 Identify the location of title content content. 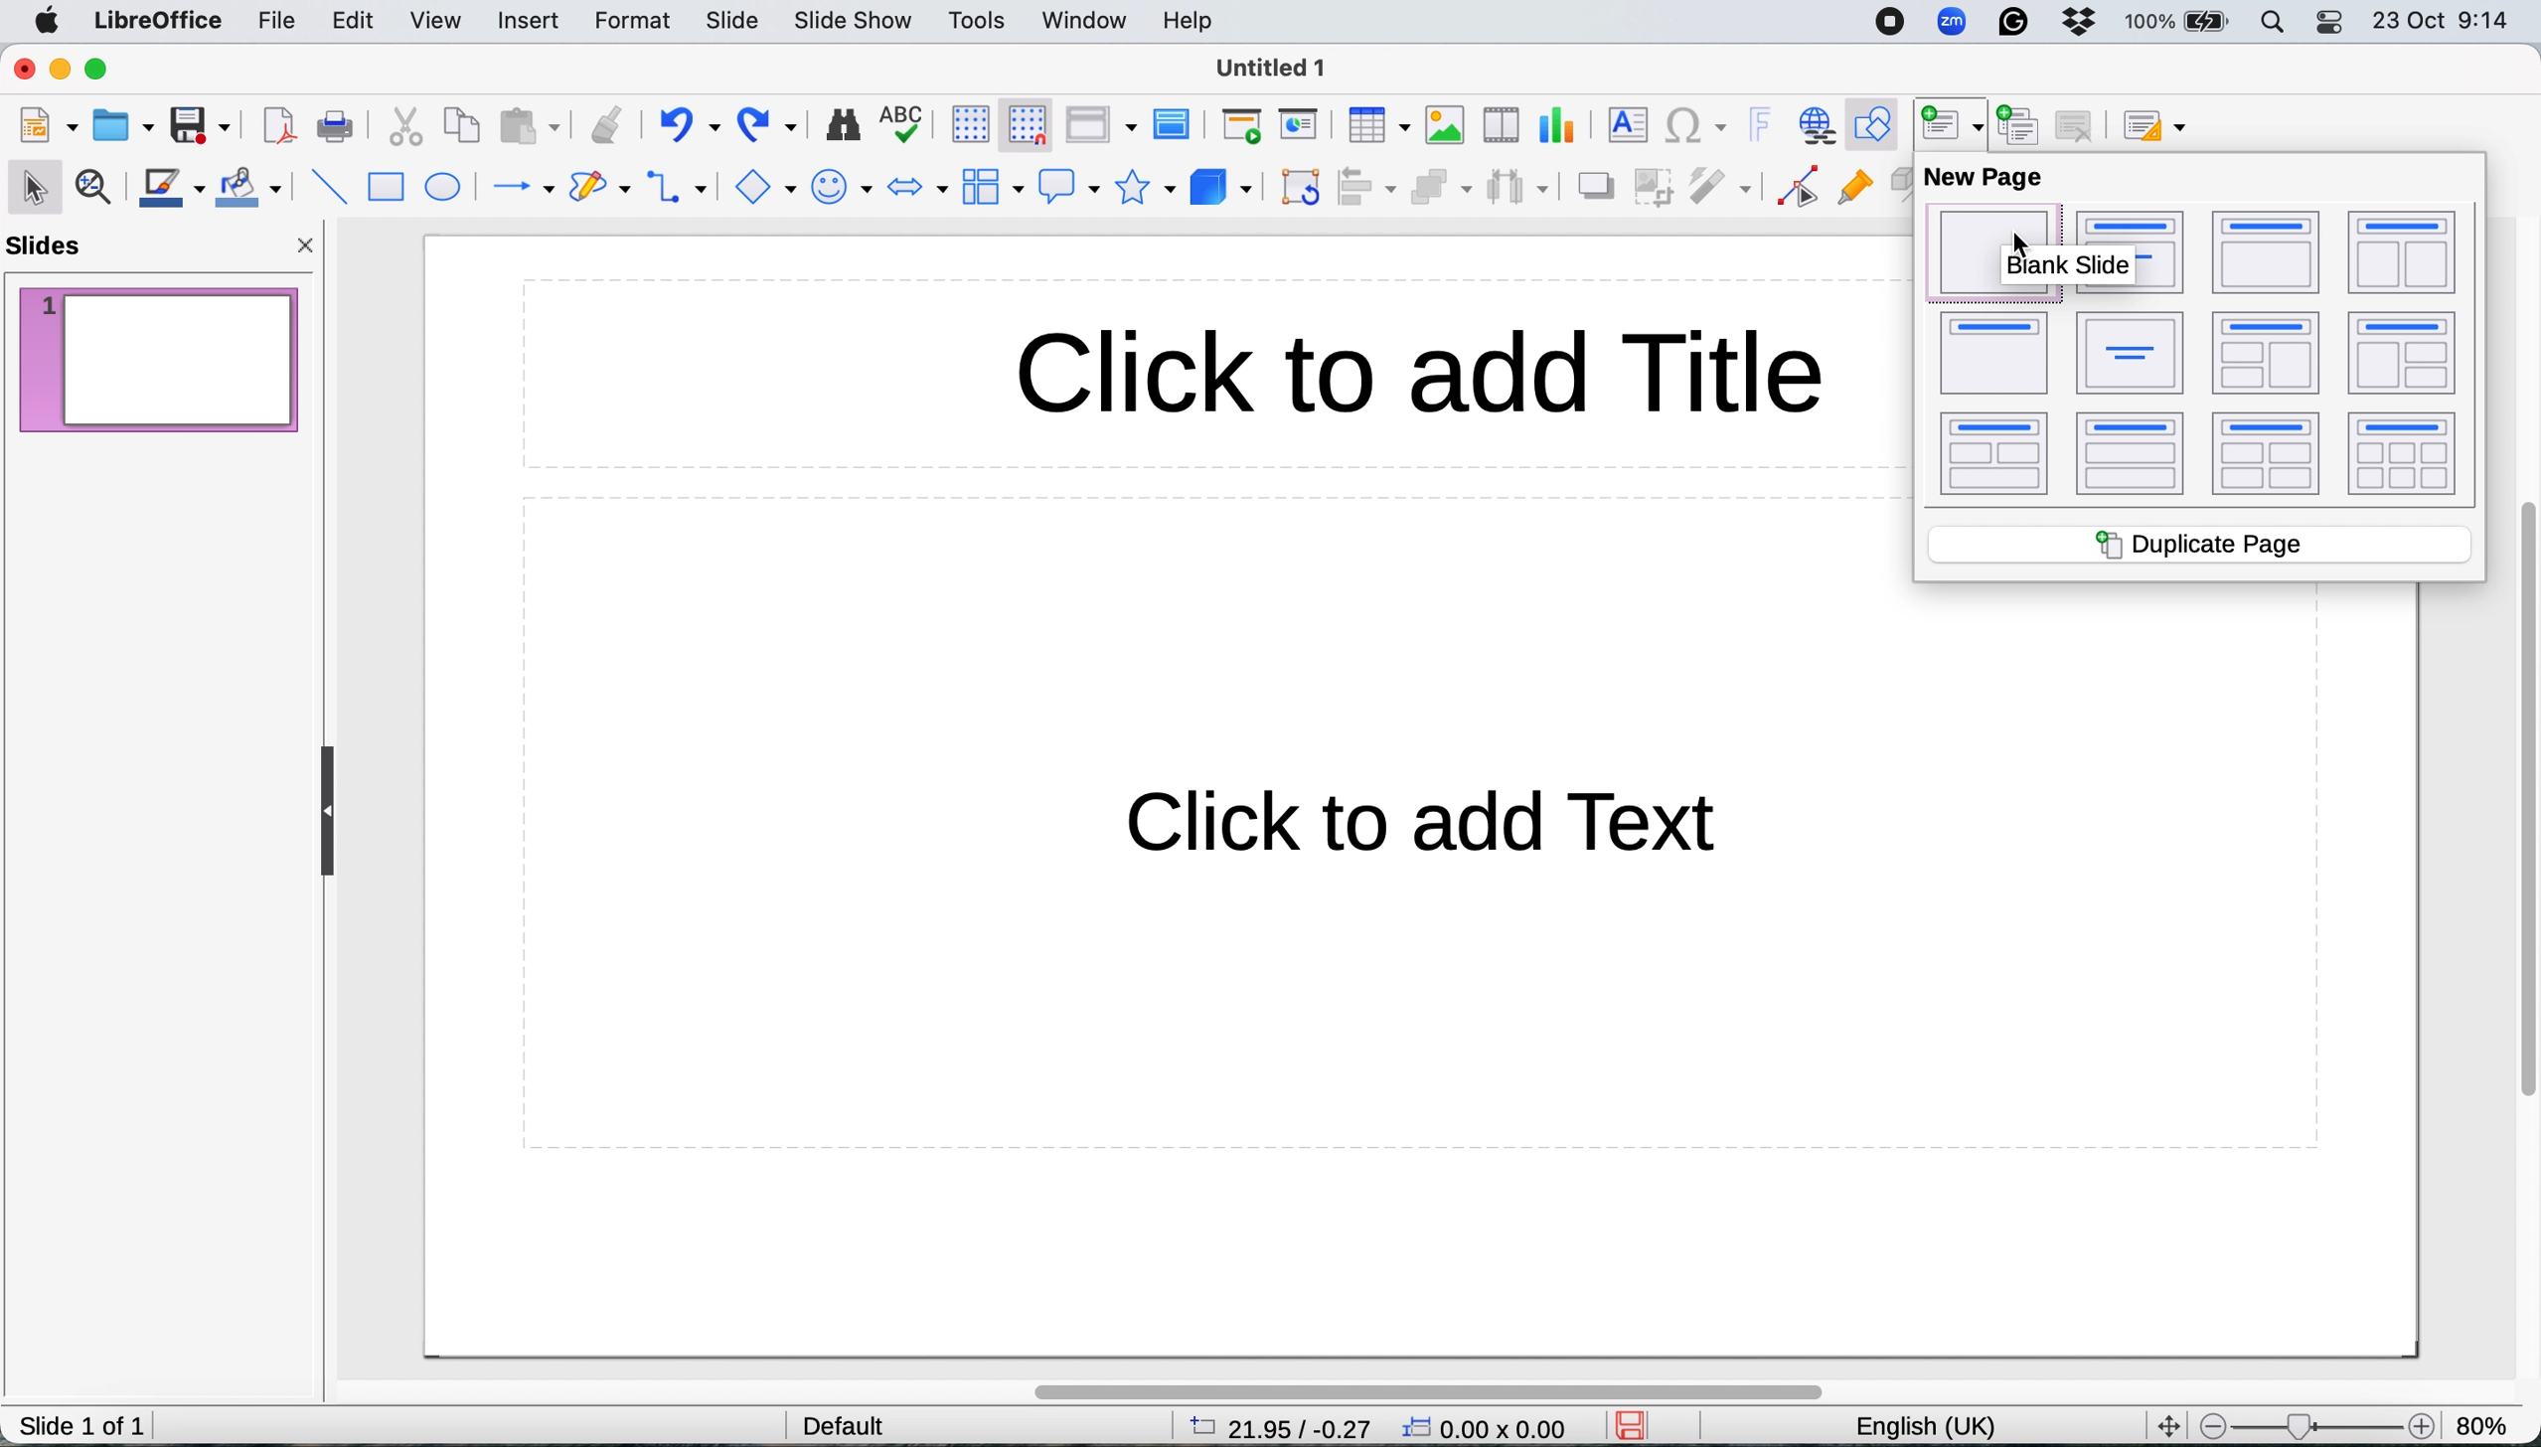
(2399, 254).